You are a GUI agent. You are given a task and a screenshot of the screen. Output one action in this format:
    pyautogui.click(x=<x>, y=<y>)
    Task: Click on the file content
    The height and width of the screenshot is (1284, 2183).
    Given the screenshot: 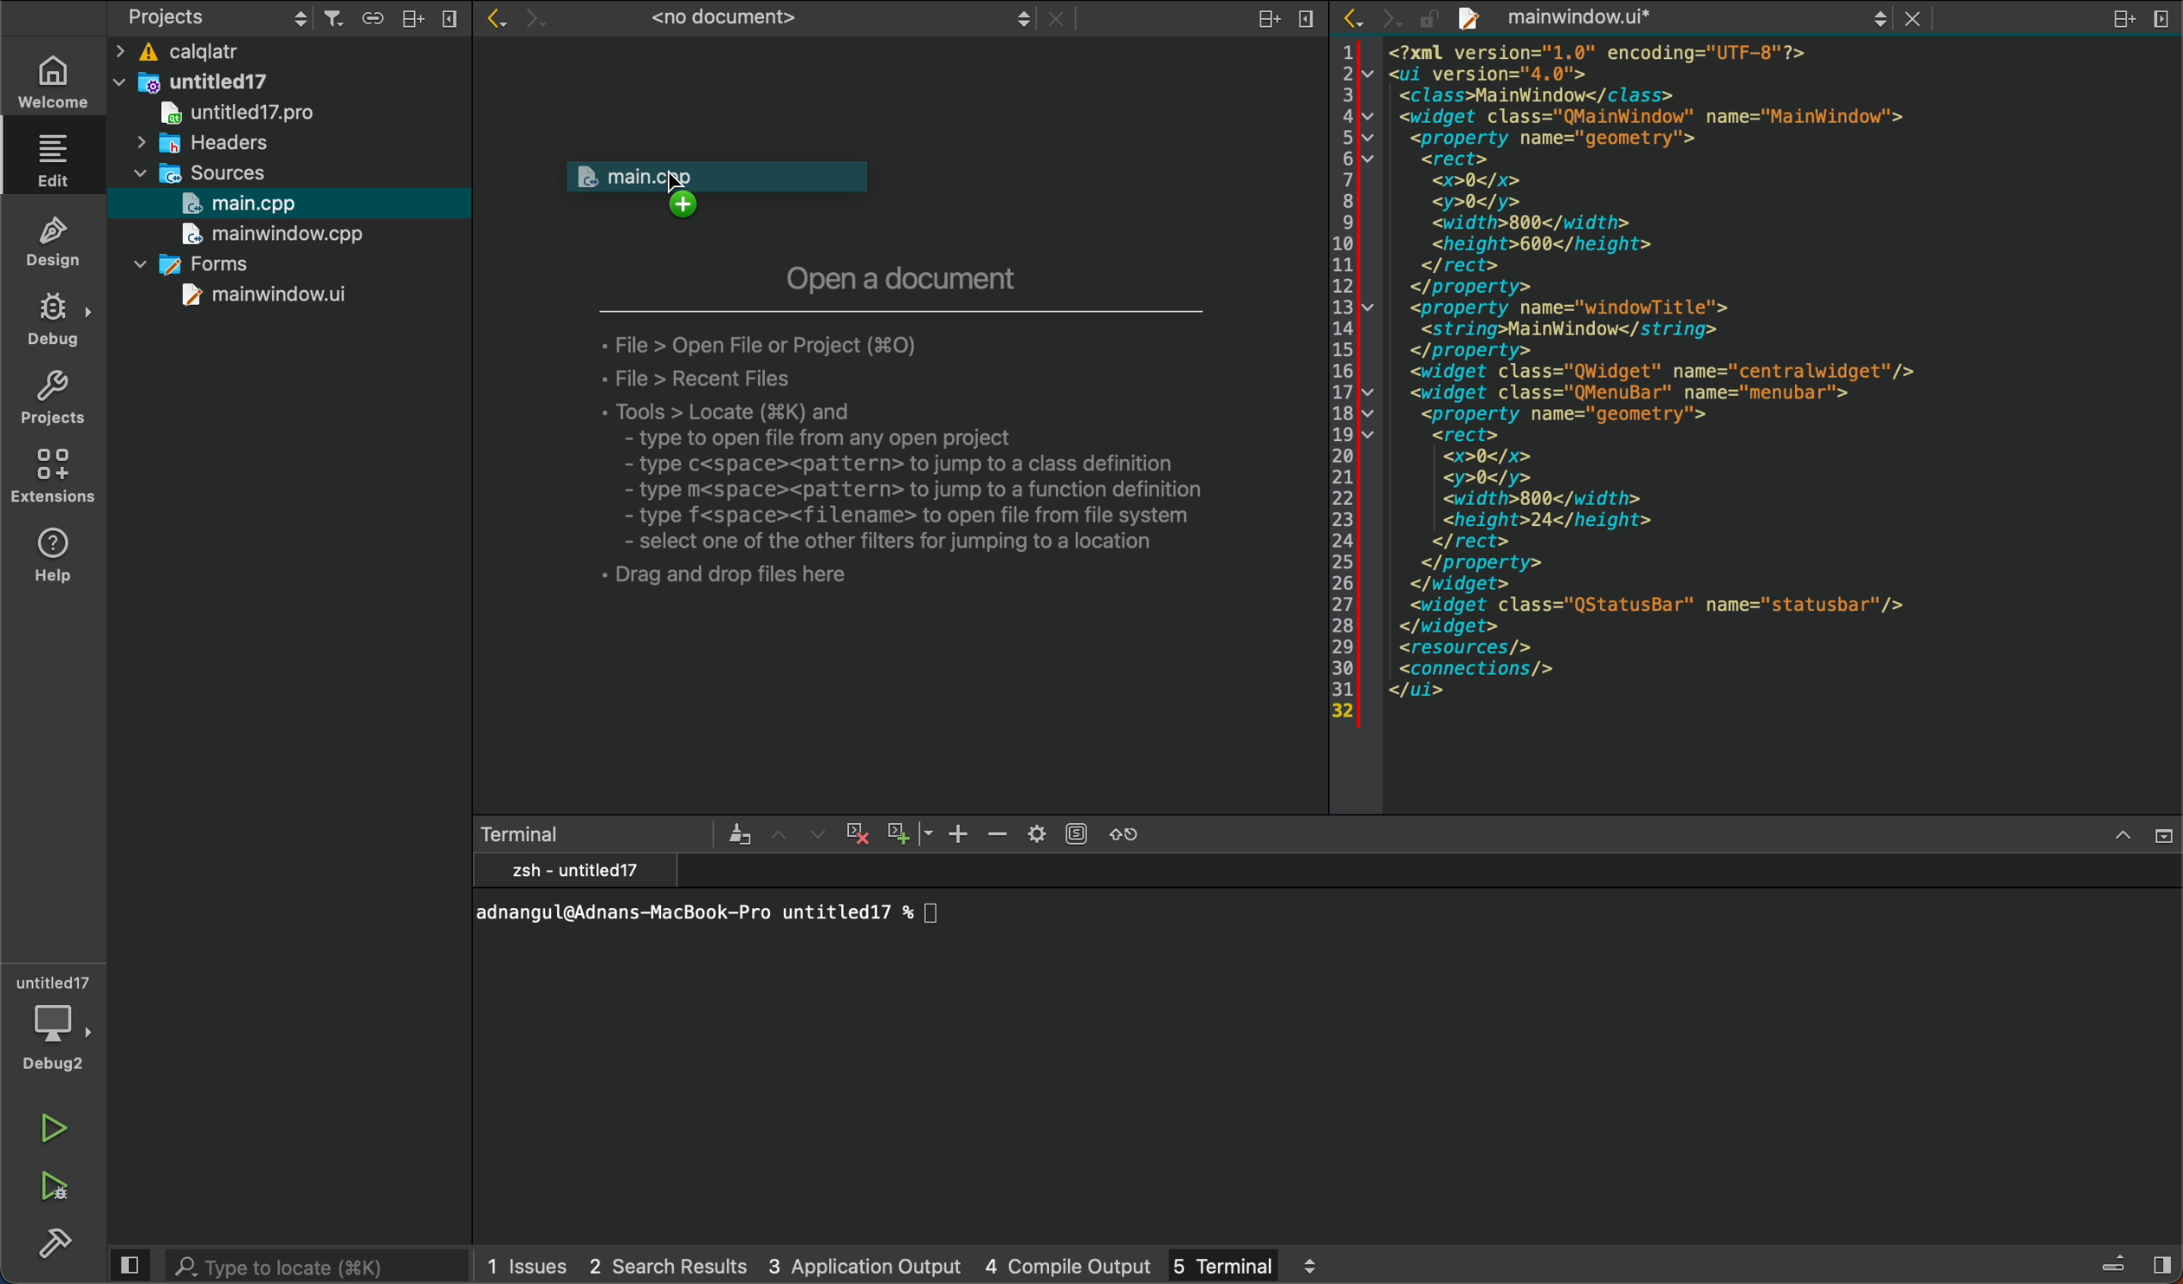 What is the action you would take?
    pyautogui.click(x=1775, y=425)
    